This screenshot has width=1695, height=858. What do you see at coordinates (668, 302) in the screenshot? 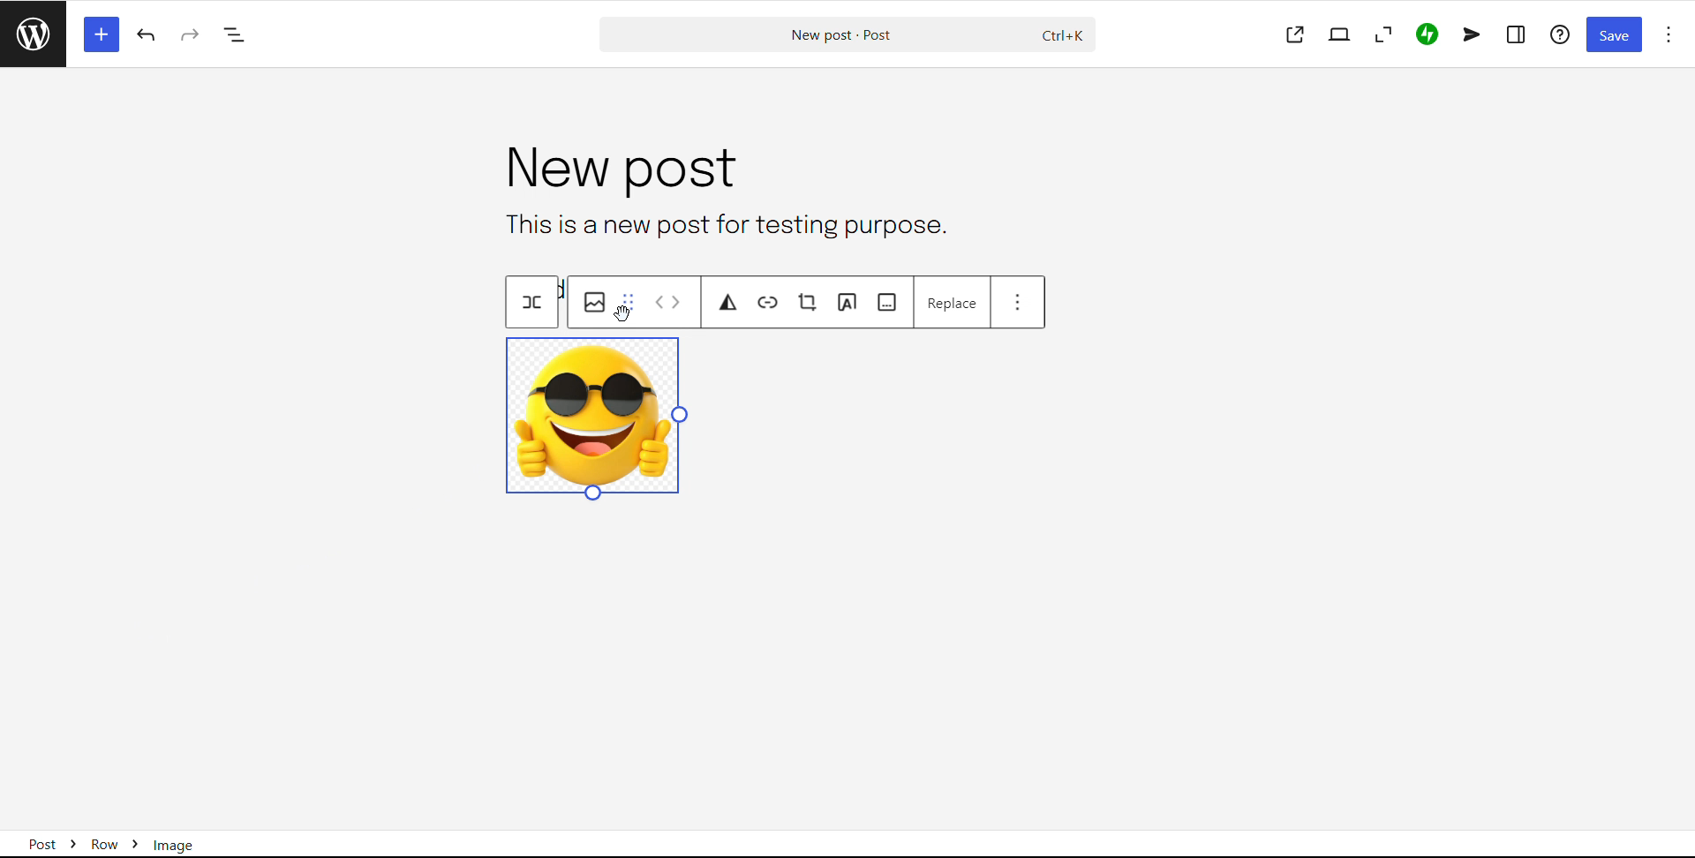
I see `move left or right` at bounding box center [668, 302].